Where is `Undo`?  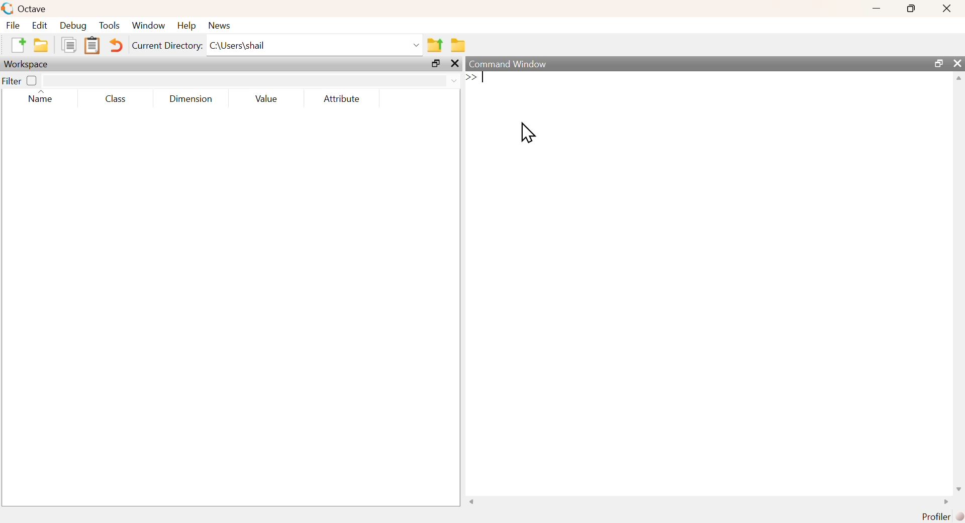
Undo is located at coordinates (116, 45).